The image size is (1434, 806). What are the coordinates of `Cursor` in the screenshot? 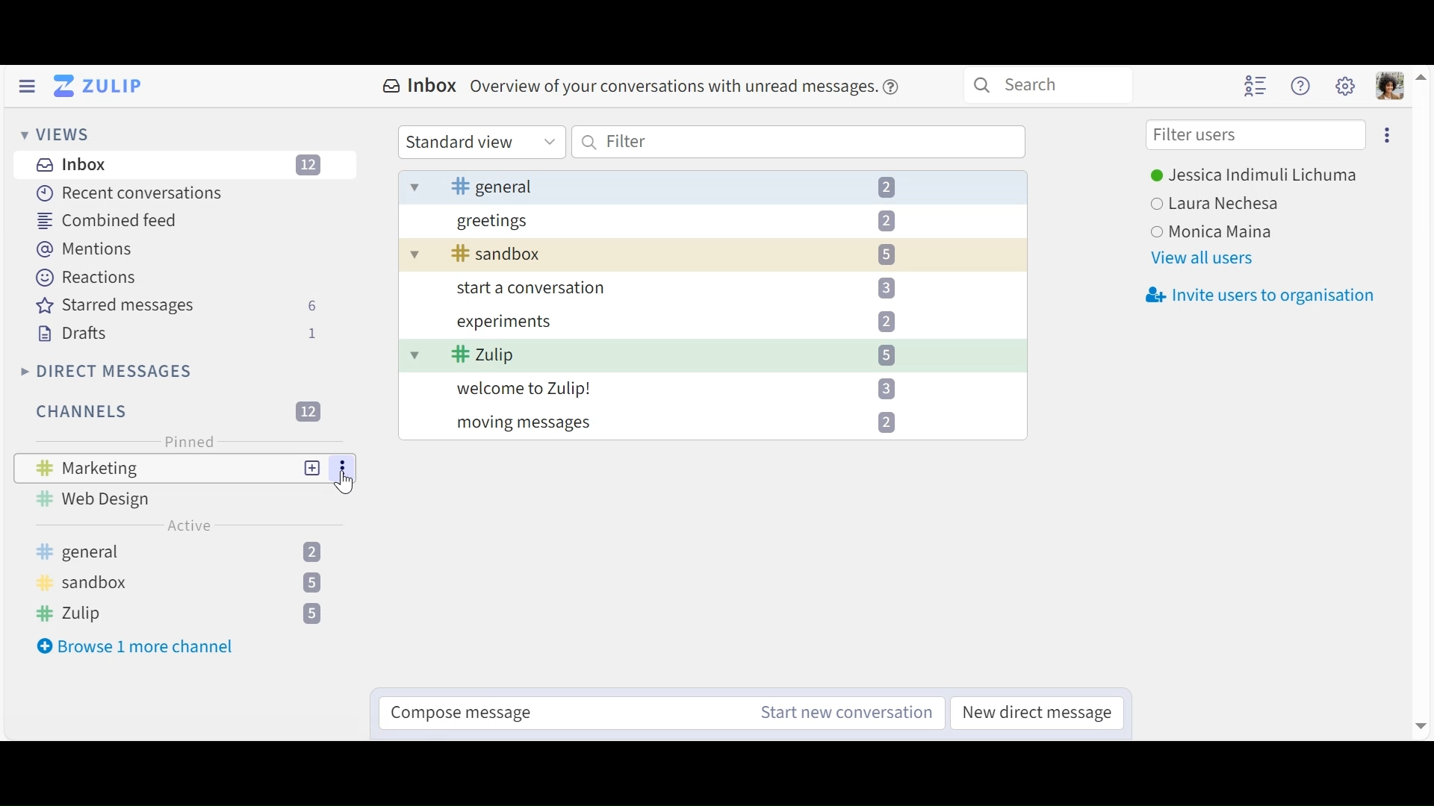 It's located at (347, 485).